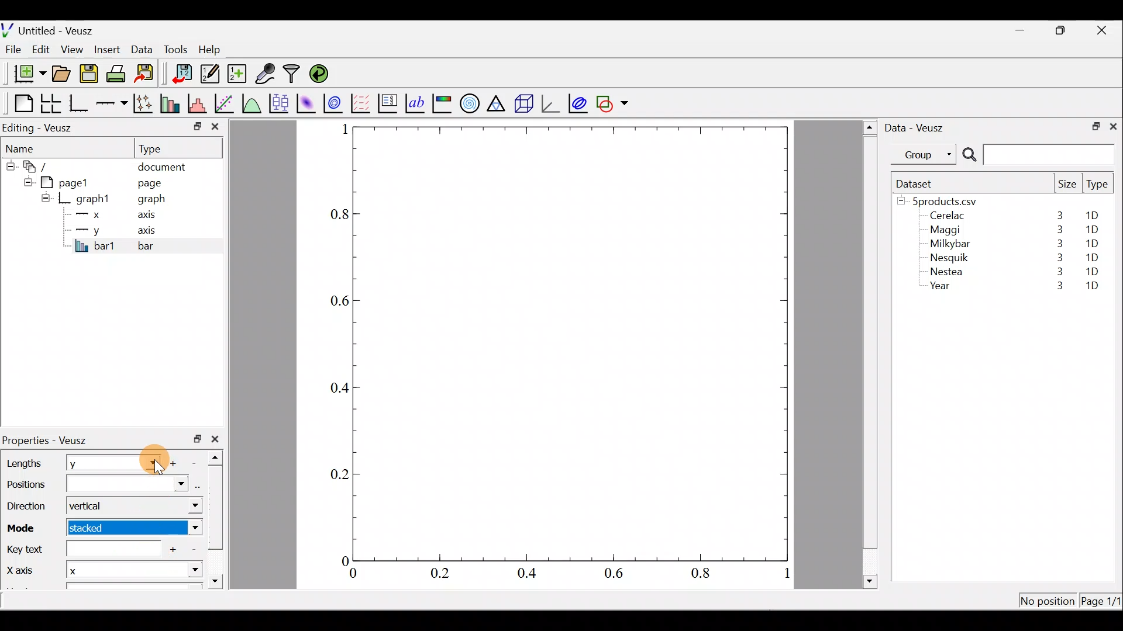  I want to click on add another item, so click(175, 549).